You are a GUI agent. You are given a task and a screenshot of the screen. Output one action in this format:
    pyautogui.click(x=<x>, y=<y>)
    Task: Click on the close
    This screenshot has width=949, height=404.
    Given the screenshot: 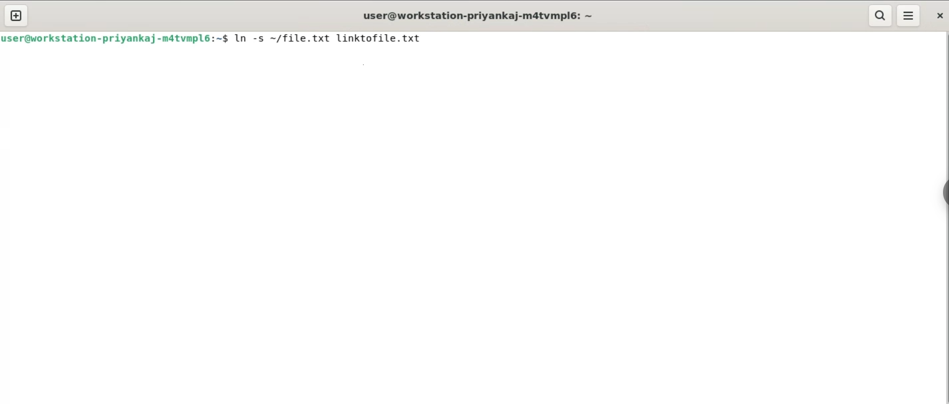 What is the action you would take?
    pyautogui.click(x=939, y=15)
    